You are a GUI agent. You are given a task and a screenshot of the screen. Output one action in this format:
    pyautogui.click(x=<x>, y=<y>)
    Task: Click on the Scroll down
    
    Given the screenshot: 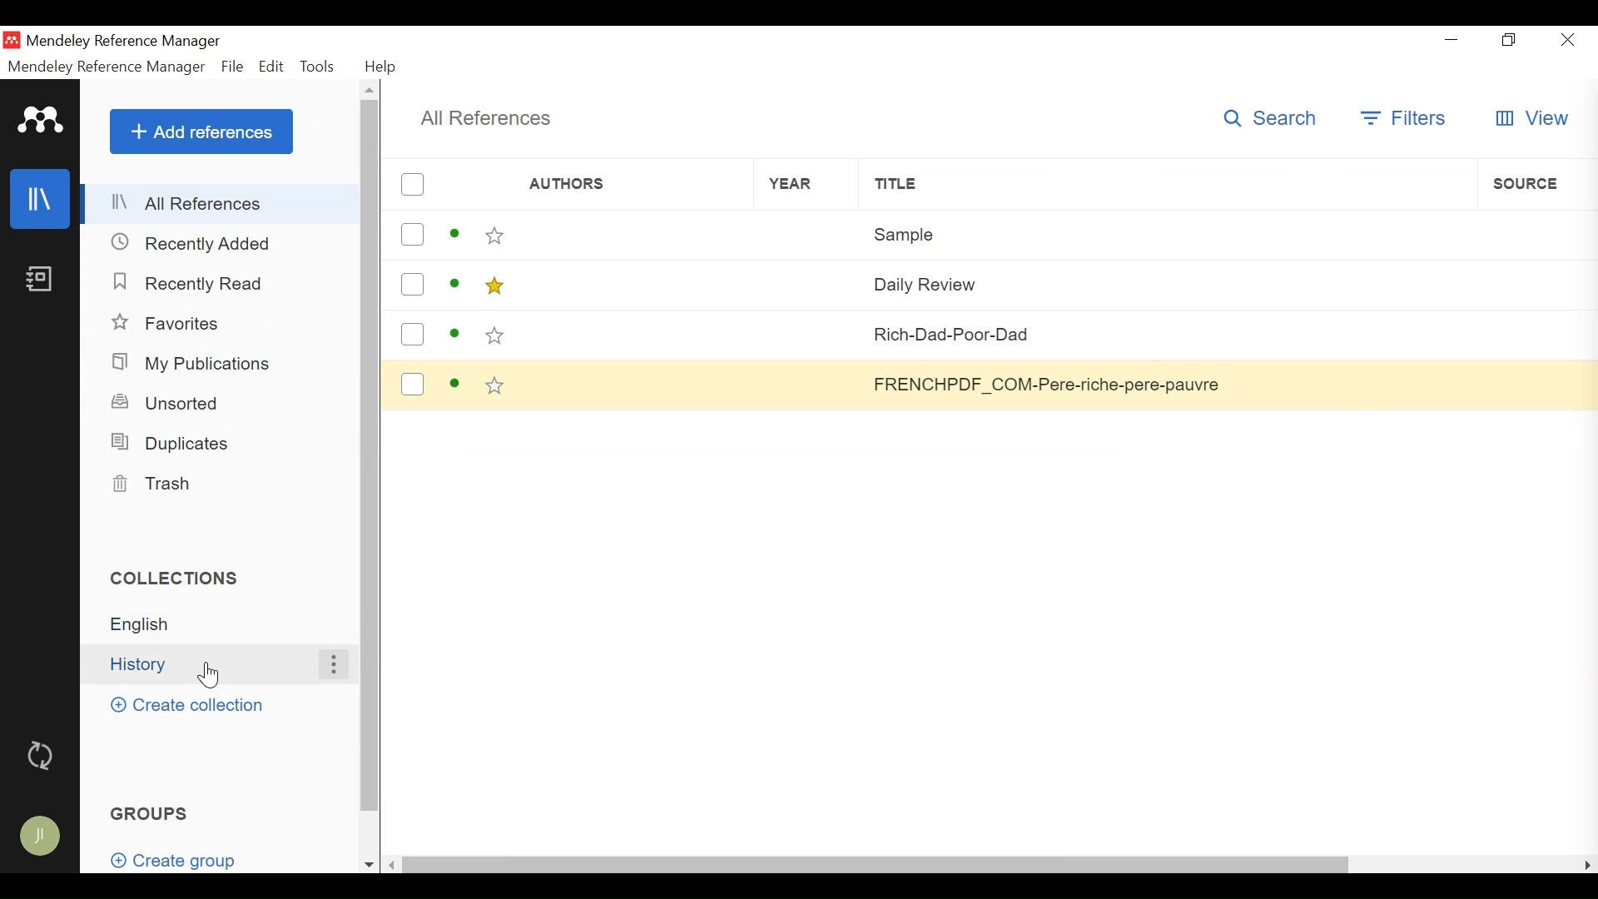 What is the action you would take?
    pyautogui.click(x=369, y=865)
    